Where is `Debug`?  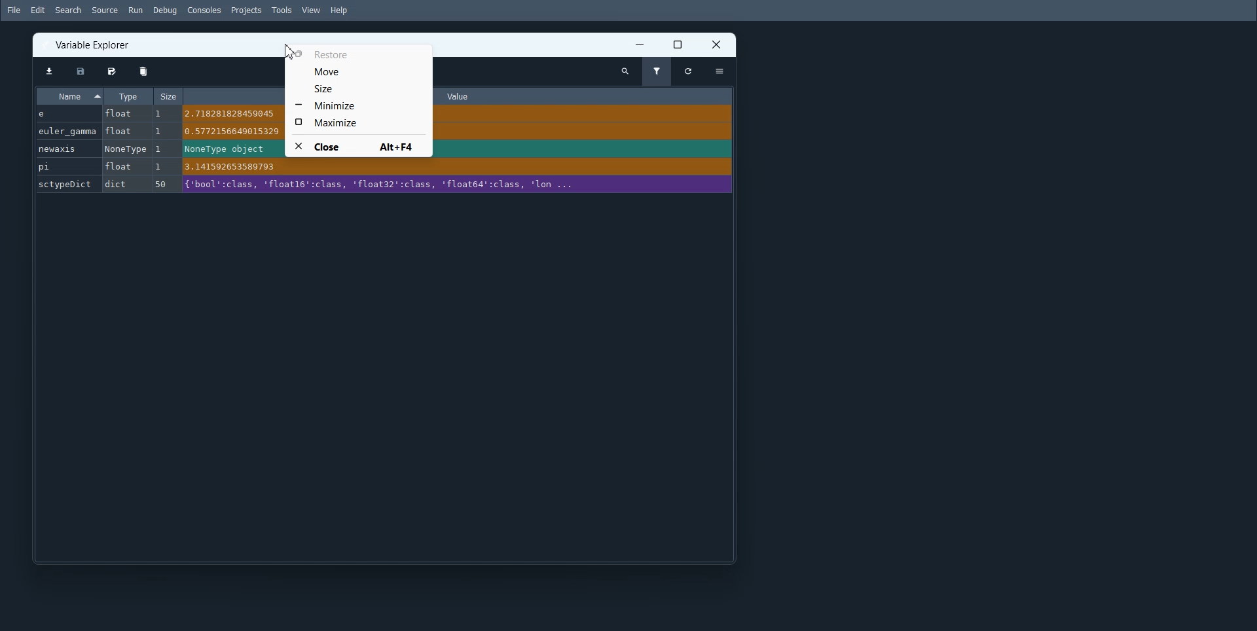 Debug is located at coordinates (164, 10).